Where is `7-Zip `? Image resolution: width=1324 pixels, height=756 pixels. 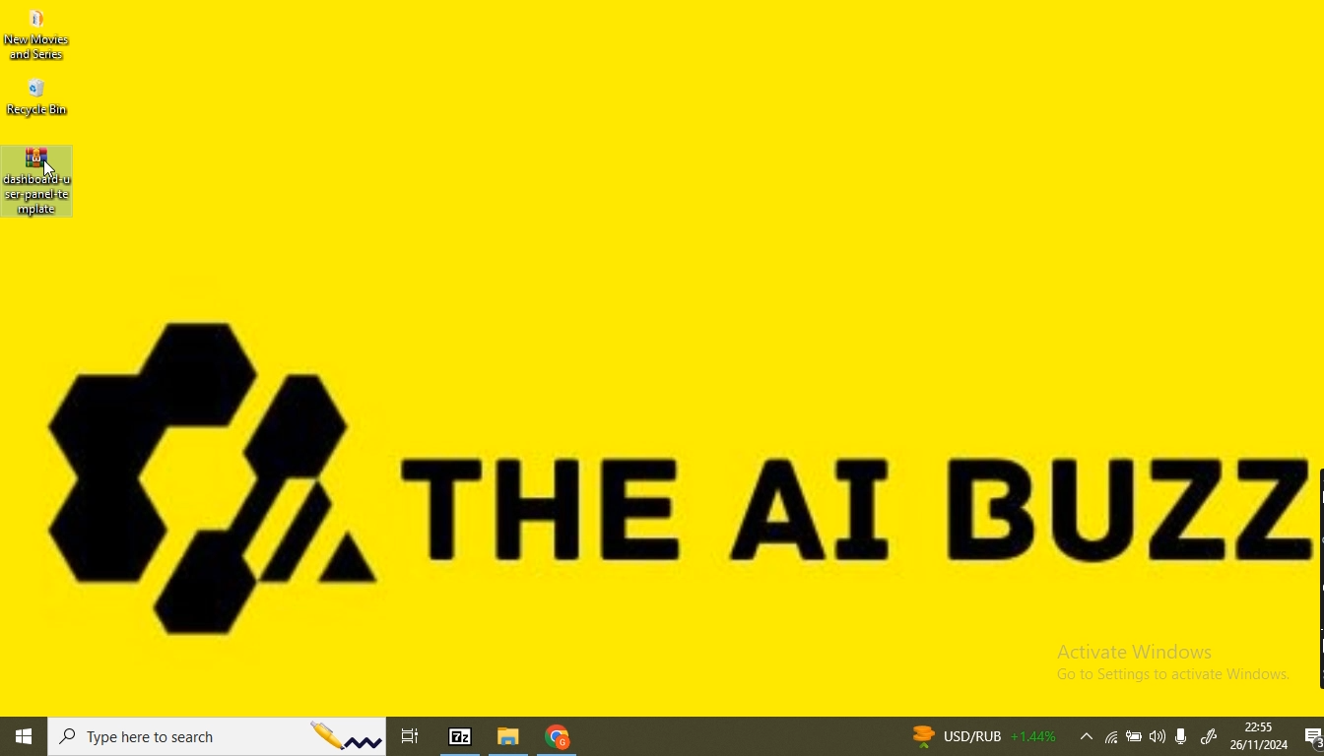 7-Zip  is located at coordinates (462, 735).